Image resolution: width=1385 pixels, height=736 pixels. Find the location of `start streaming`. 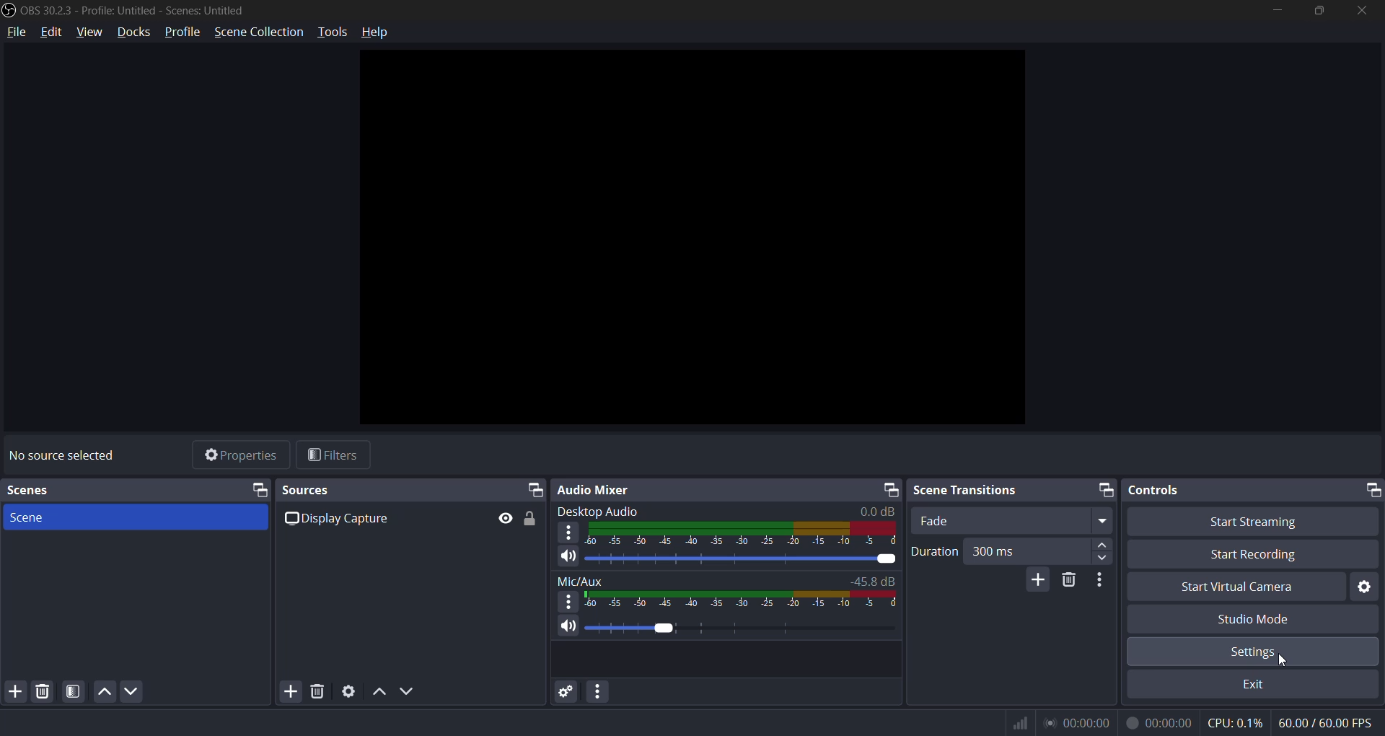

start streaming is located at coordinates (1249, 524).